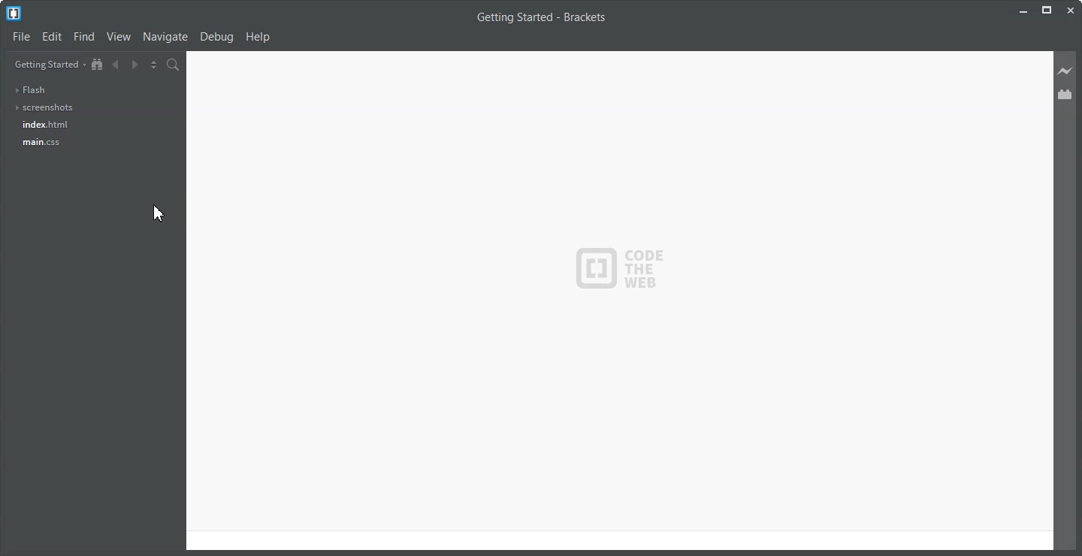 Image resolution: width=1082 pixels, height=556 pixels. What do you see at coordinates (1065, 94) in the screenshot?
I see `Extension Manager` at bounding box center [1065, 94].